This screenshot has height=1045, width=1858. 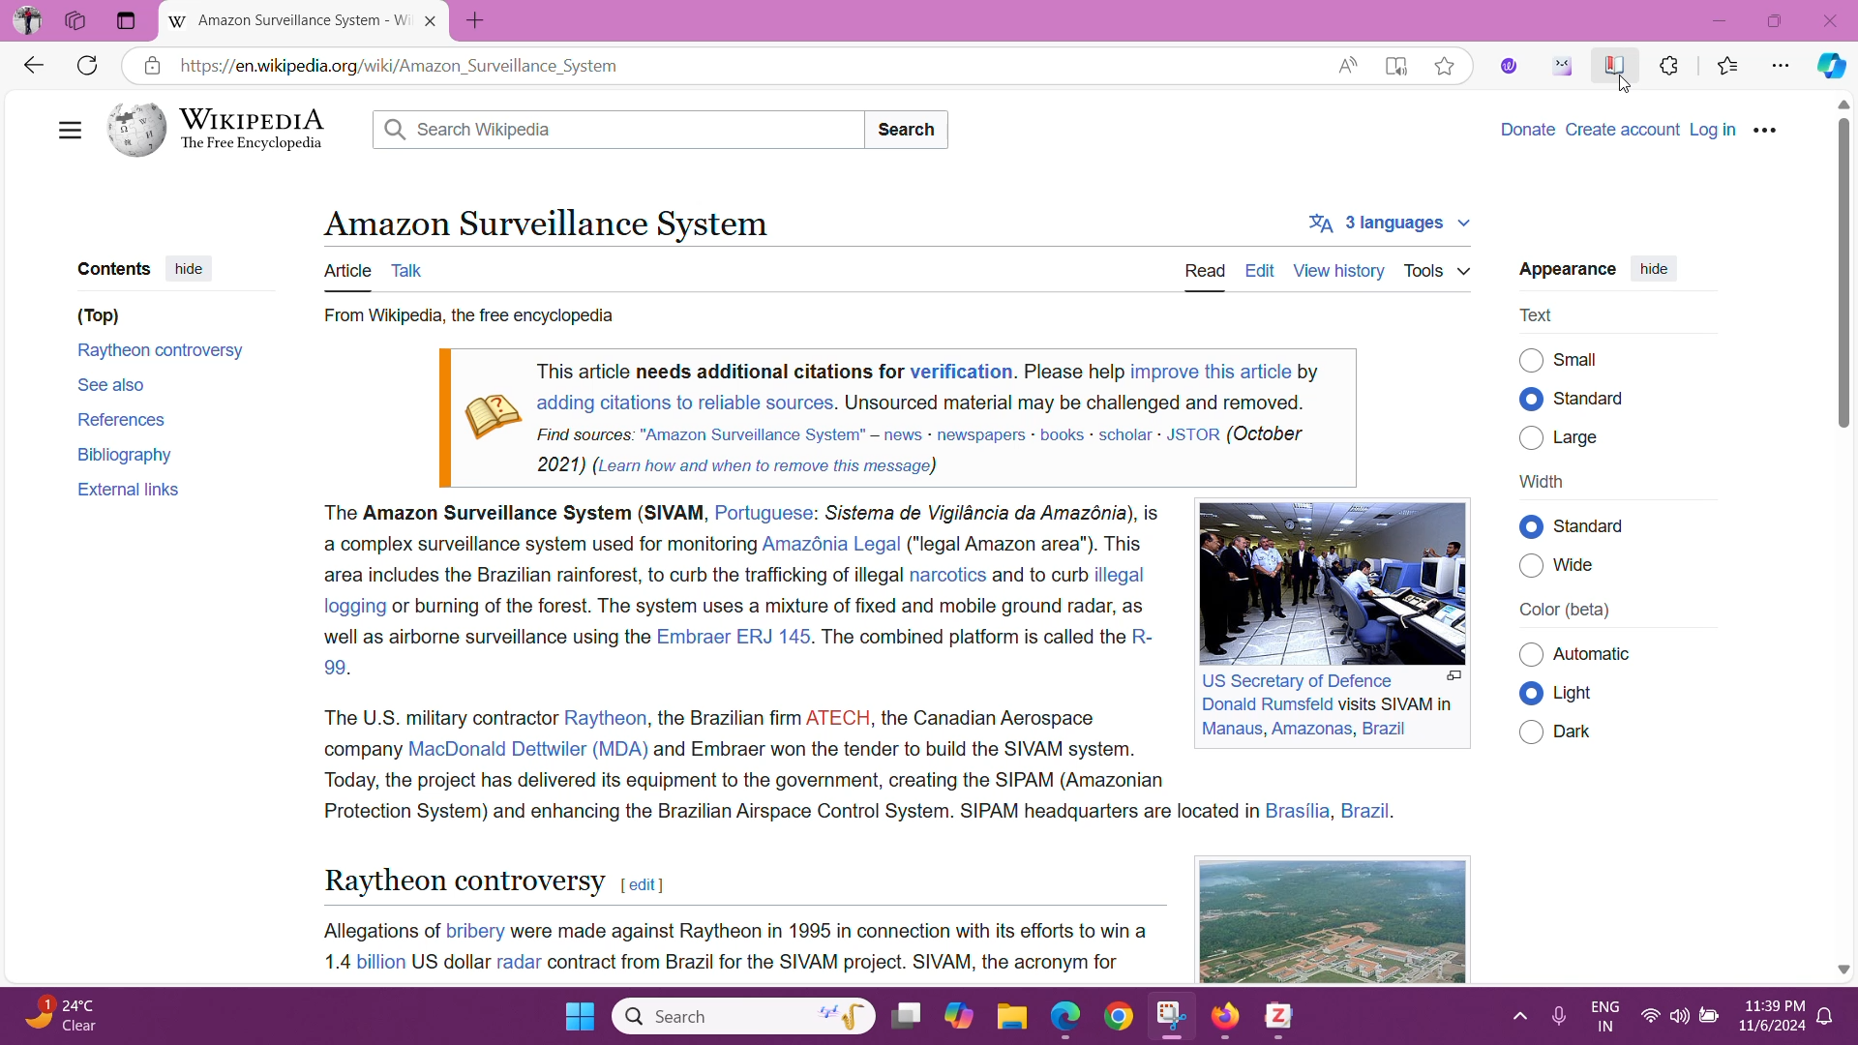 I want to click on See also, so click(x=112, y=383).